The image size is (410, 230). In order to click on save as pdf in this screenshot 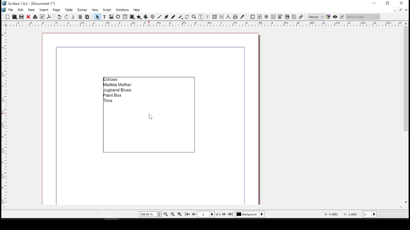, I will do `click(49, 17)`.